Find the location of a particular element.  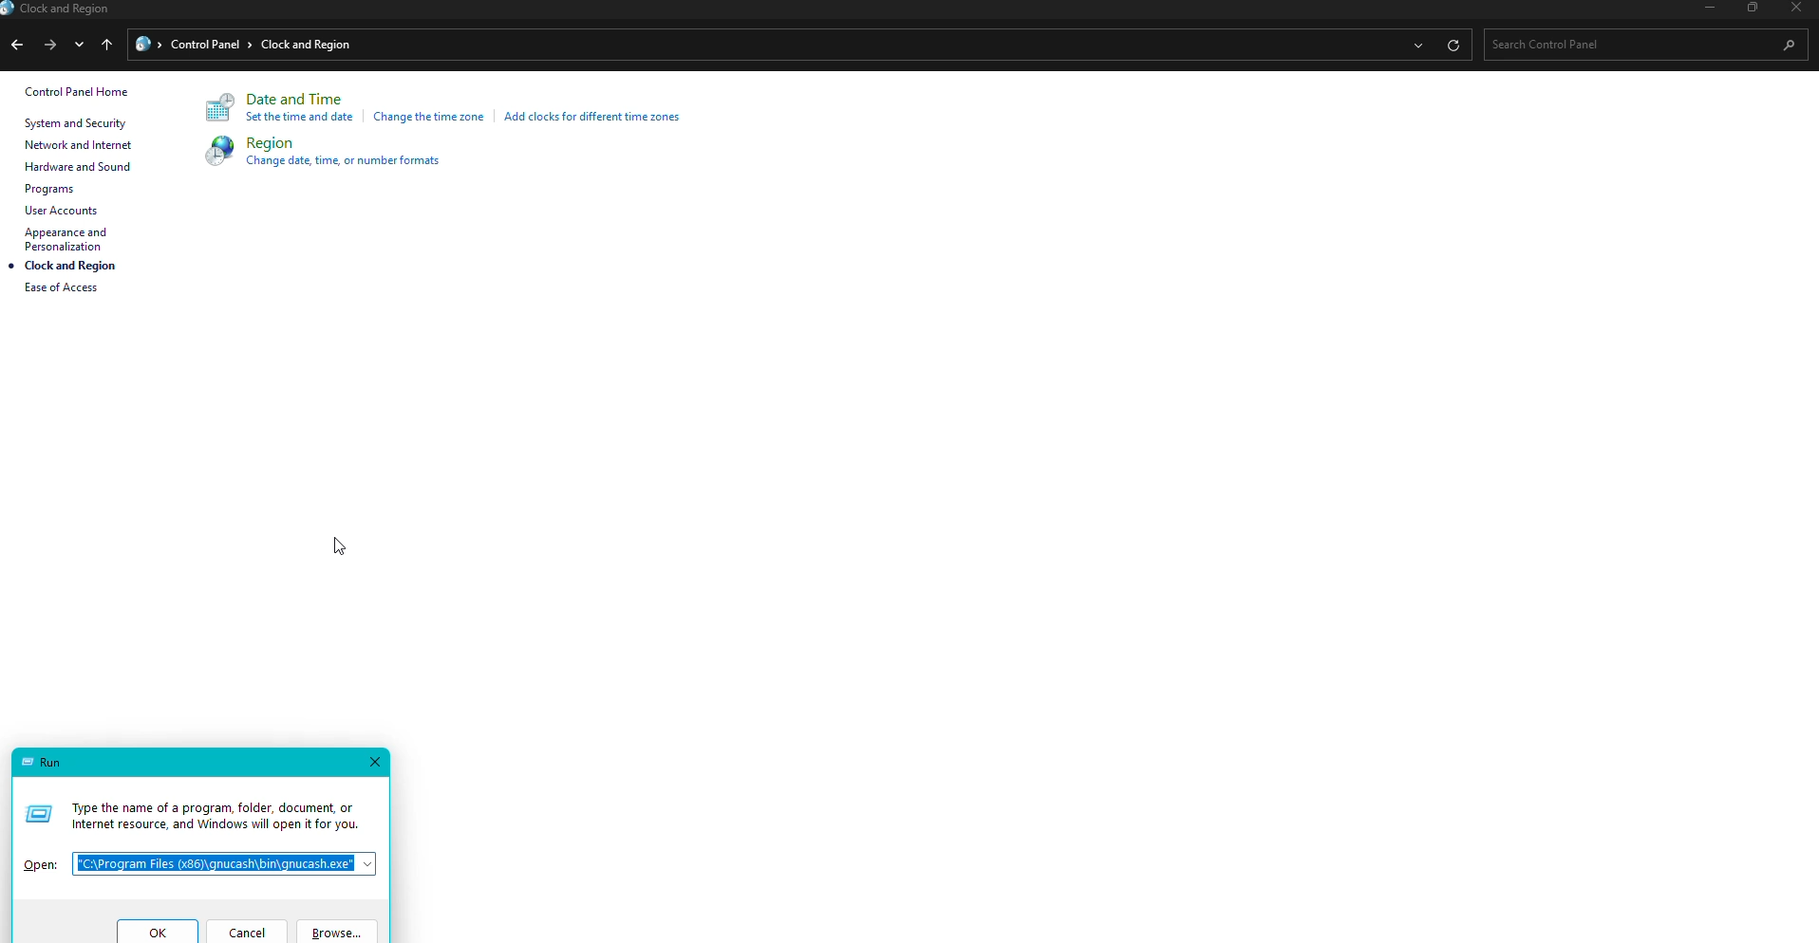

Date and Time is located at coordinates (299, 100).